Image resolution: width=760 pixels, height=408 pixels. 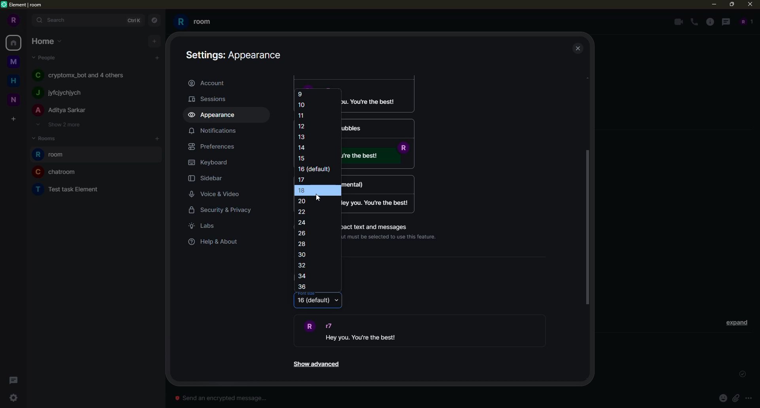 I want to click on labs, so click(x=204, y=226).